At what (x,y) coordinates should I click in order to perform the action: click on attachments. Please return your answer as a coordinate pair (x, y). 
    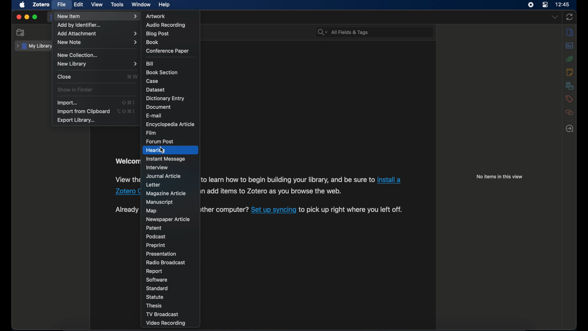
    Looking at the image, I should click on (570, 59).